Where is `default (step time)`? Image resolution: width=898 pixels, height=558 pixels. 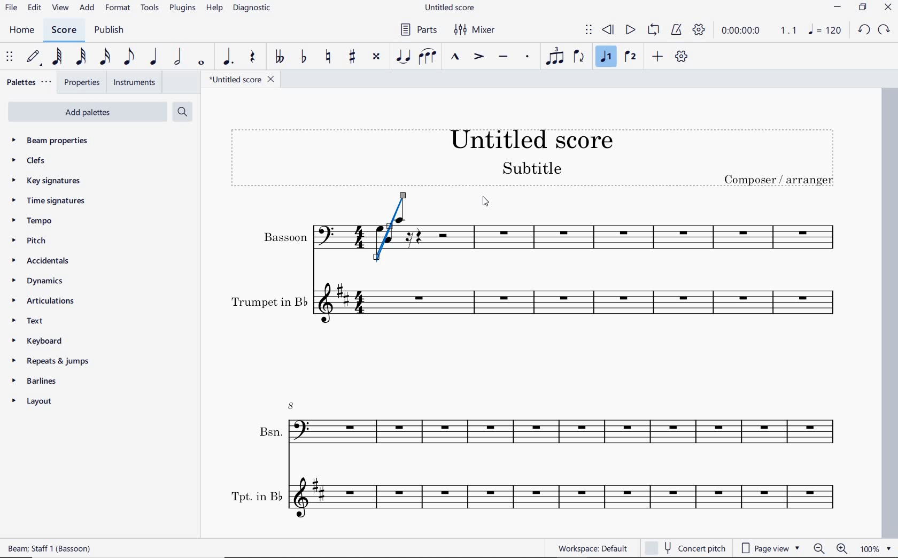
default (step time) is located at coordinates (35, 57).